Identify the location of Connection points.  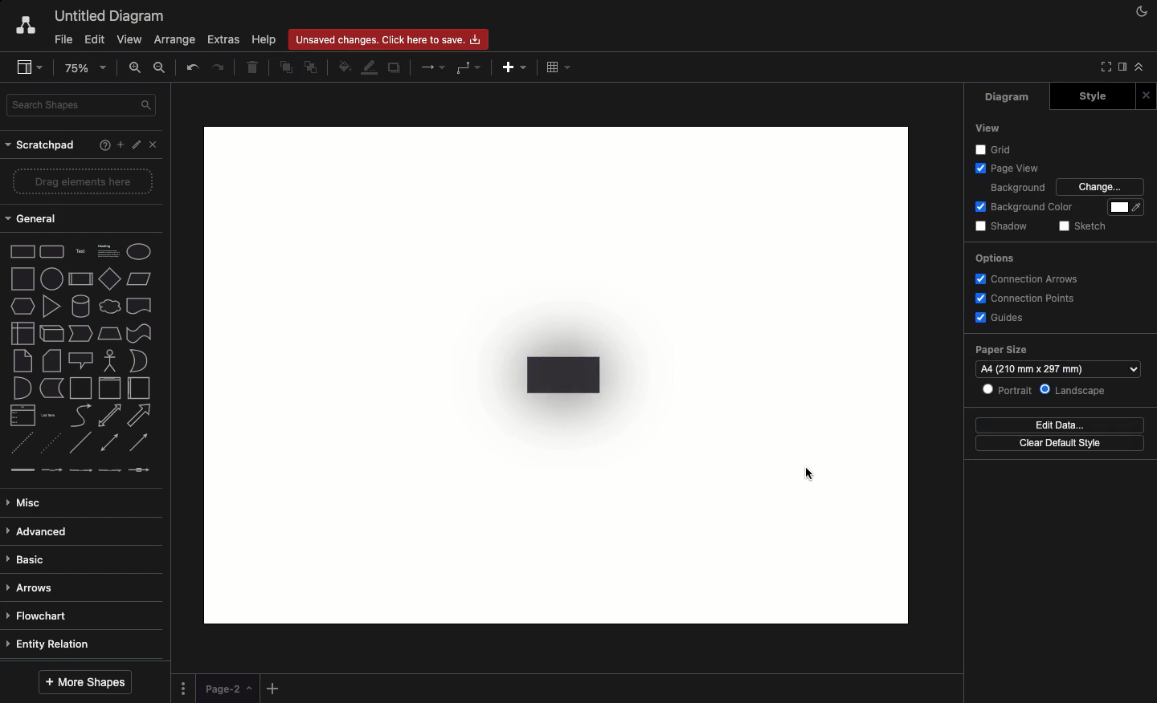
(1027, 298).